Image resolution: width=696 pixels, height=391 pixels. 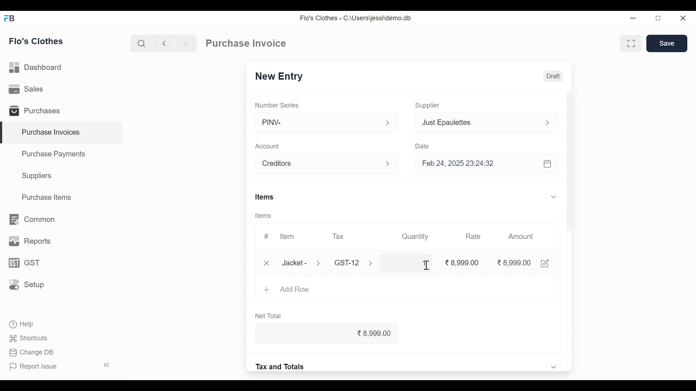 What do you see at coordinates (320, 163) in the screenshot?
I see `Account` at bounding box center [320, 163].